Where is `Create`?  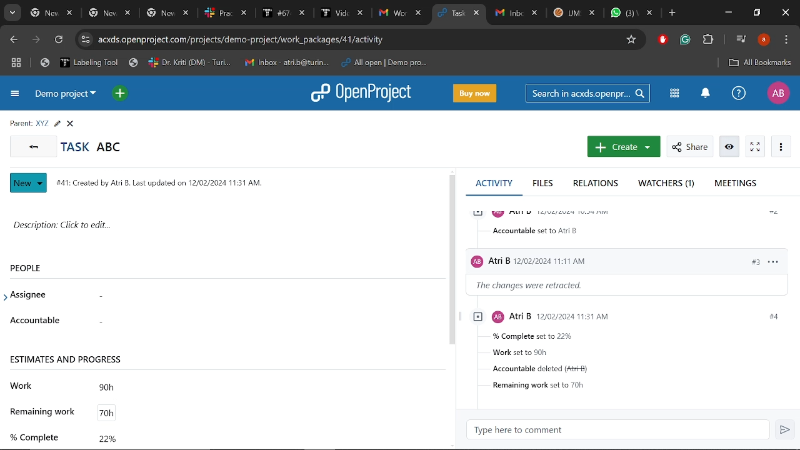
Create is located at coordinates (622, 147).